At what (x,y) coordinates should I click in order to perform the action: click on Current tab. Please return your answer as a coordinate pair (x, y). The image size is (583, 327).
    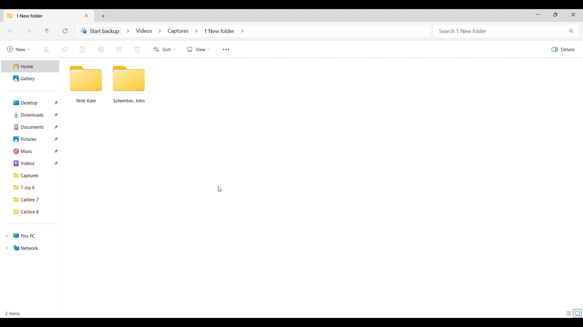
    Looking at the image, I should click on (42, 15).